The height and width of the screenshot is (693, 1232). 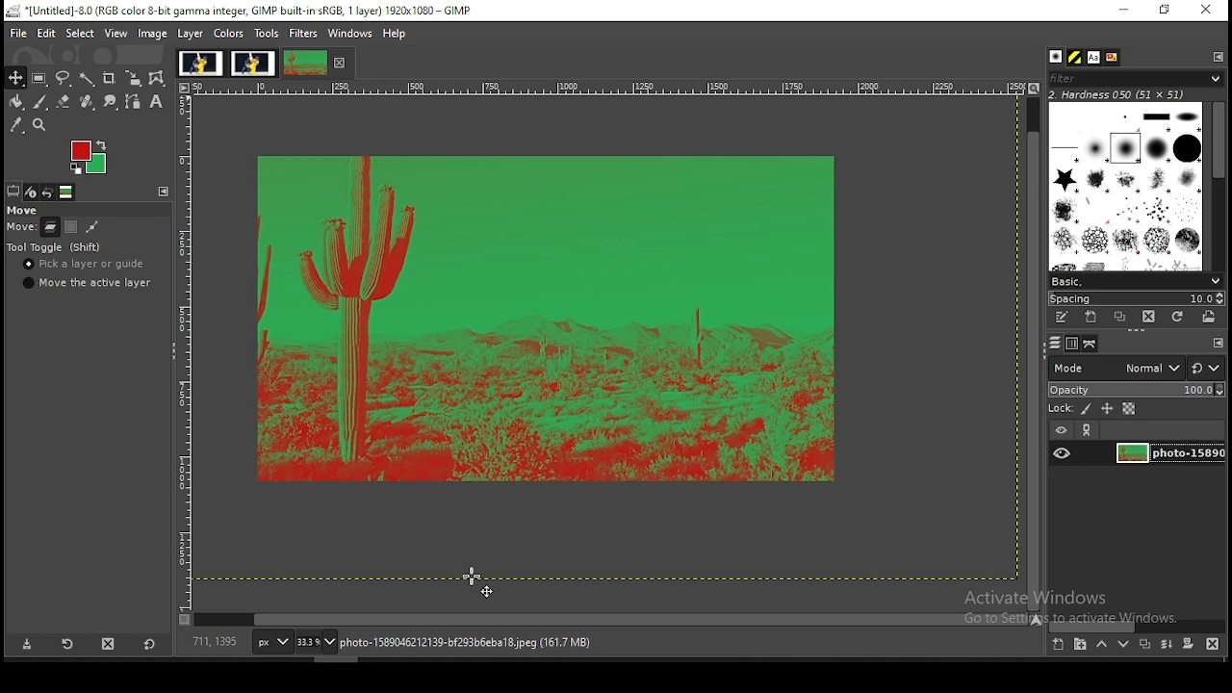 I want to click on move the active layer, so click(x=90, y=282).